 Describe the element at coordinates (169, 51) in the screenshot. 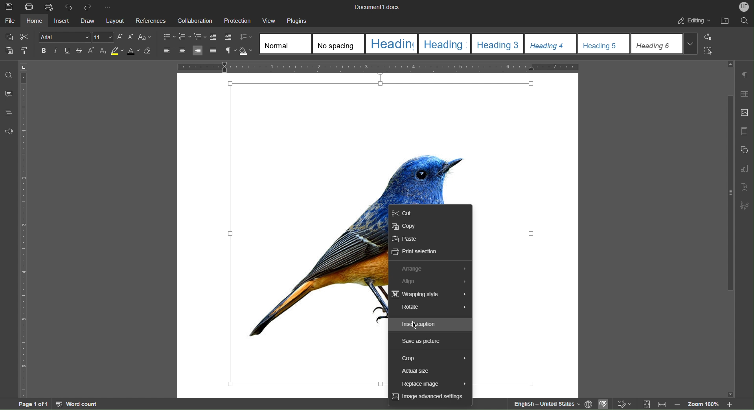

I see `Align Left` at that location.